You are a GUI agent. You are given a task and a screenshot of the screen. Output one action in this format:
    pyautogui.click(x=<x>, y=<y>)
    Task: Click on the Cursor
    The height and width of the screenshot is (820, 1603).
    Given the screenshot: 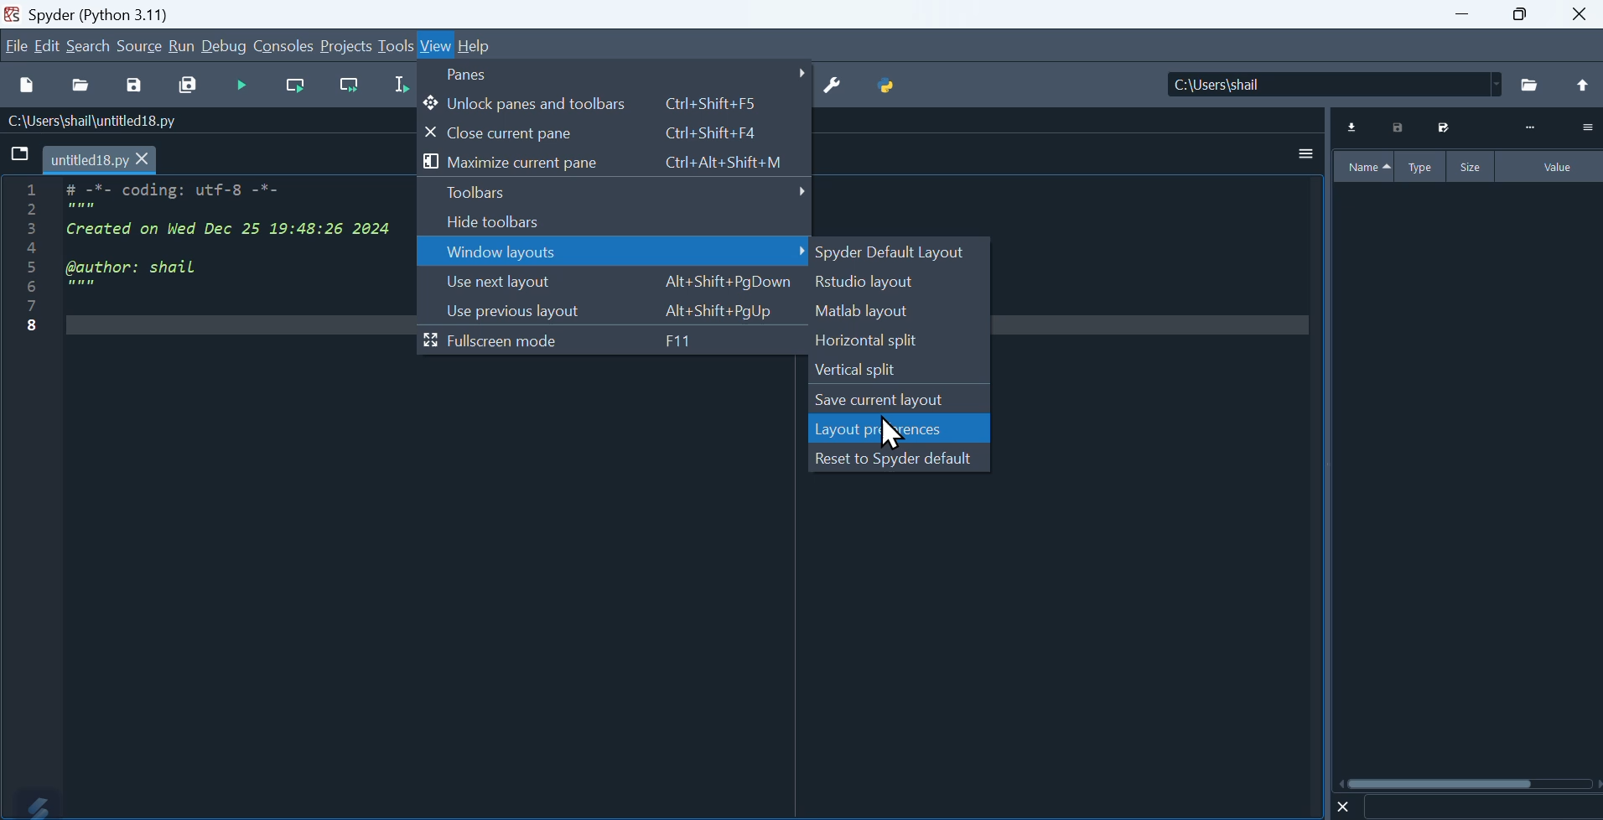 What is the action you would take?
    pyautogui.click(x=895, y=436)
    